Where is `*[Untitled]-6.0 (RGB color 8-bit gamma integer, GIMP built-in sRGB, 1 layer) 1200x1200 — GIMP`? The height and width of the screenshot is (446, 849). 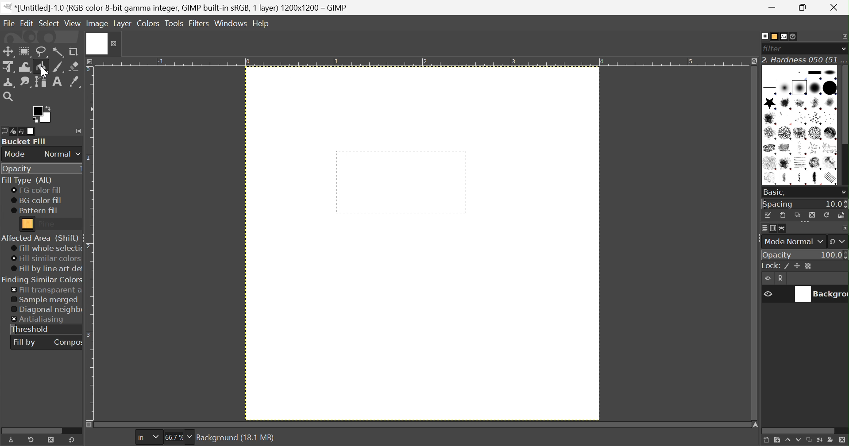
*[Untitled]-6.0 (RGB color 8-bit gamma integer, GIMP built-in sRGB, 1 layer) 1200x1200 — GIMP is located at coordinates (176, 8).